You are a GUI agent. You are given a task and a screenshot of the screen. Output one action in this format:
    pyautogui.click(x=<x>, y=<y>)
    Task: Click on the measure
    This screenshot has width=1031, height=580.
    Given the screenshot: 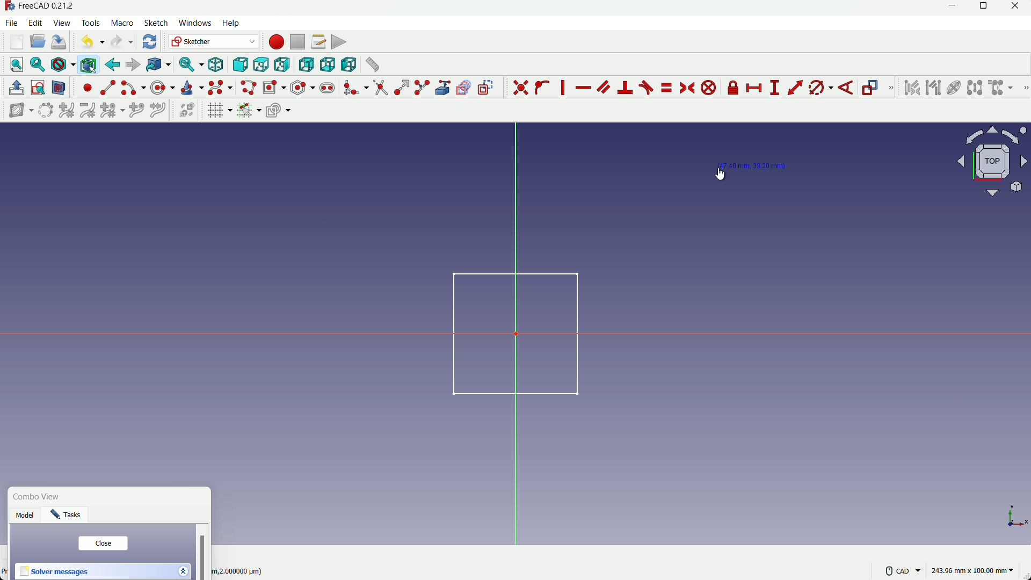 What is the action you would take?
    pyautogui.click(x=372, y=64)
    